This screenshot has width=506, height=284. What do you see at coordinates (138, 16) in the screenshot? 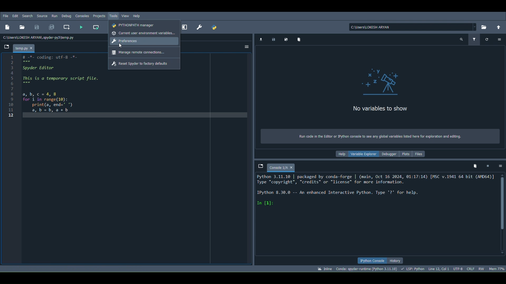
I see `Help` at bounding box center [138, 16].